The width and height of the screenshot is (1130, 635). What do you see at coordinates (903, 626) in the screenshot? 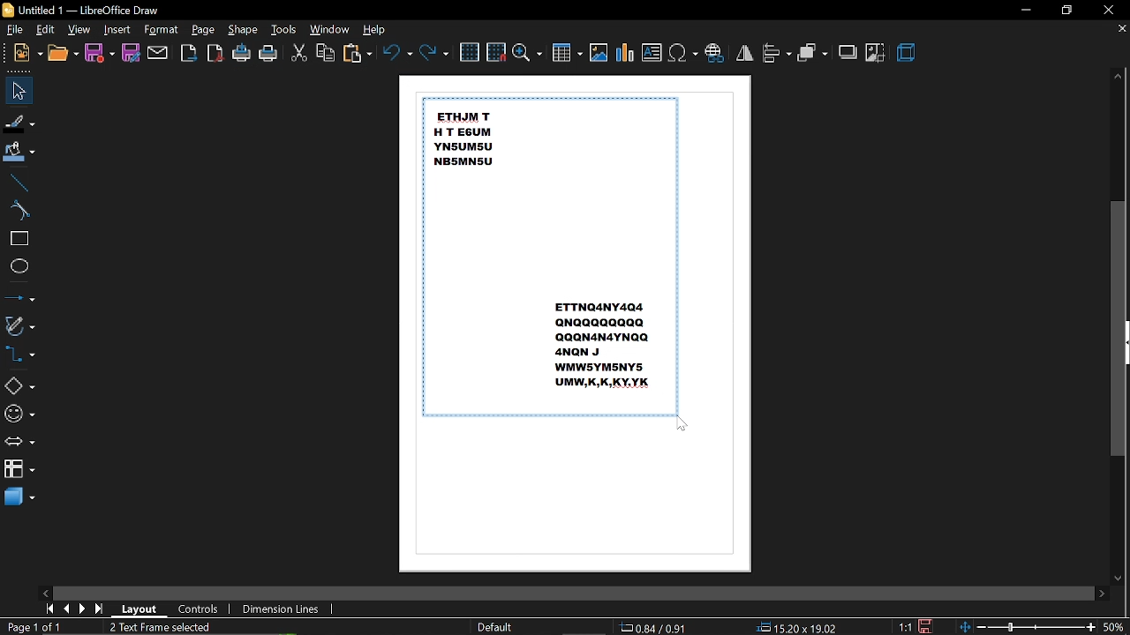
I see `1:1` at bounding box center [903, 626].